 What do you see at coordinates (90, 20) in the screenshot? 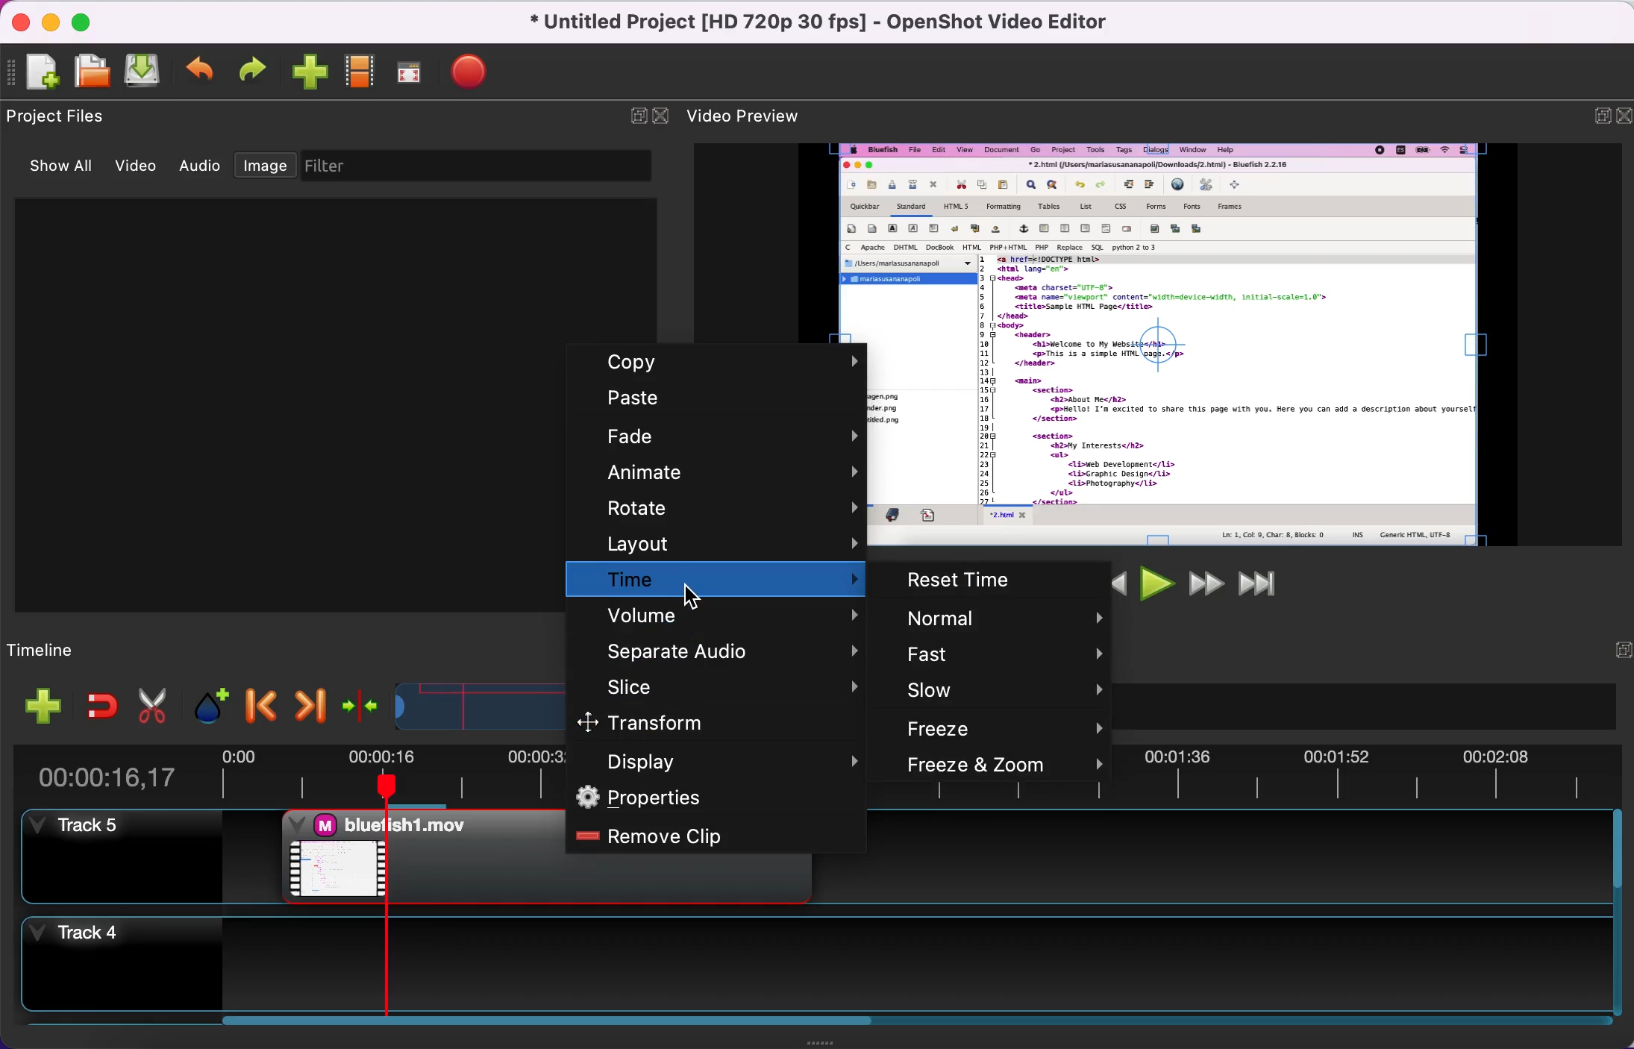
I see `maximize` at bounding box center [90, 20].